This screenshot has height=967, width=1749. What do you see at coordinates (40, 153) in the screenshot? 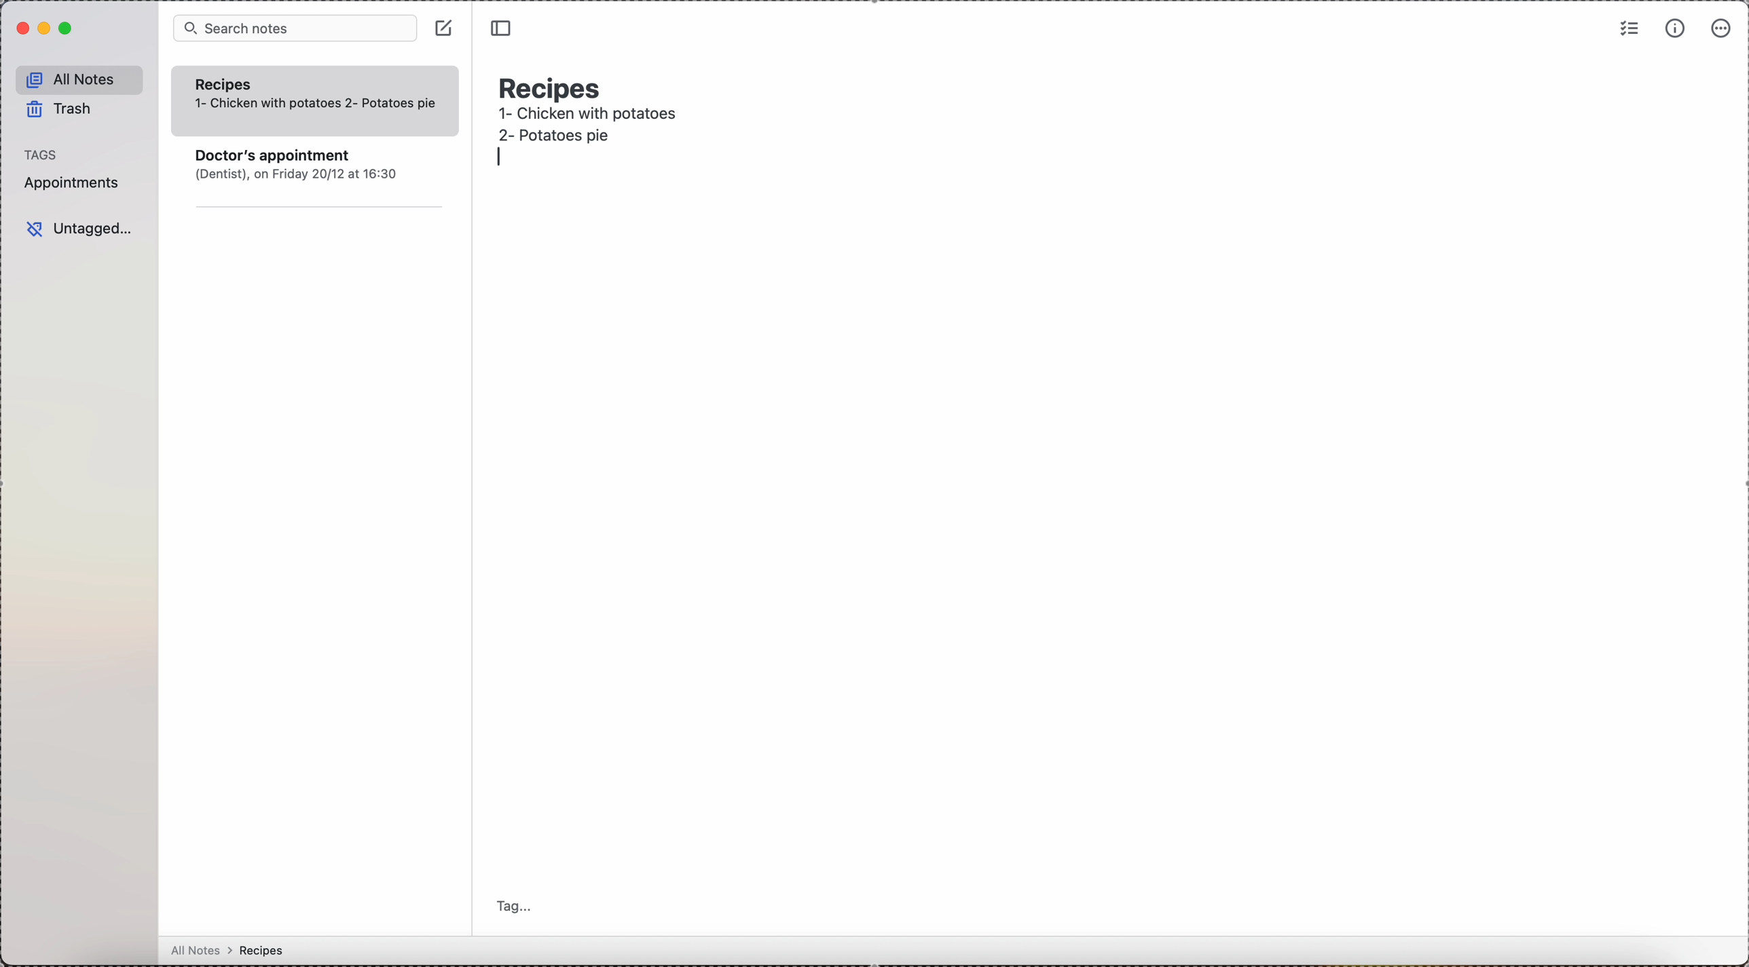
I see `tags` at bounding box center [40, 153].